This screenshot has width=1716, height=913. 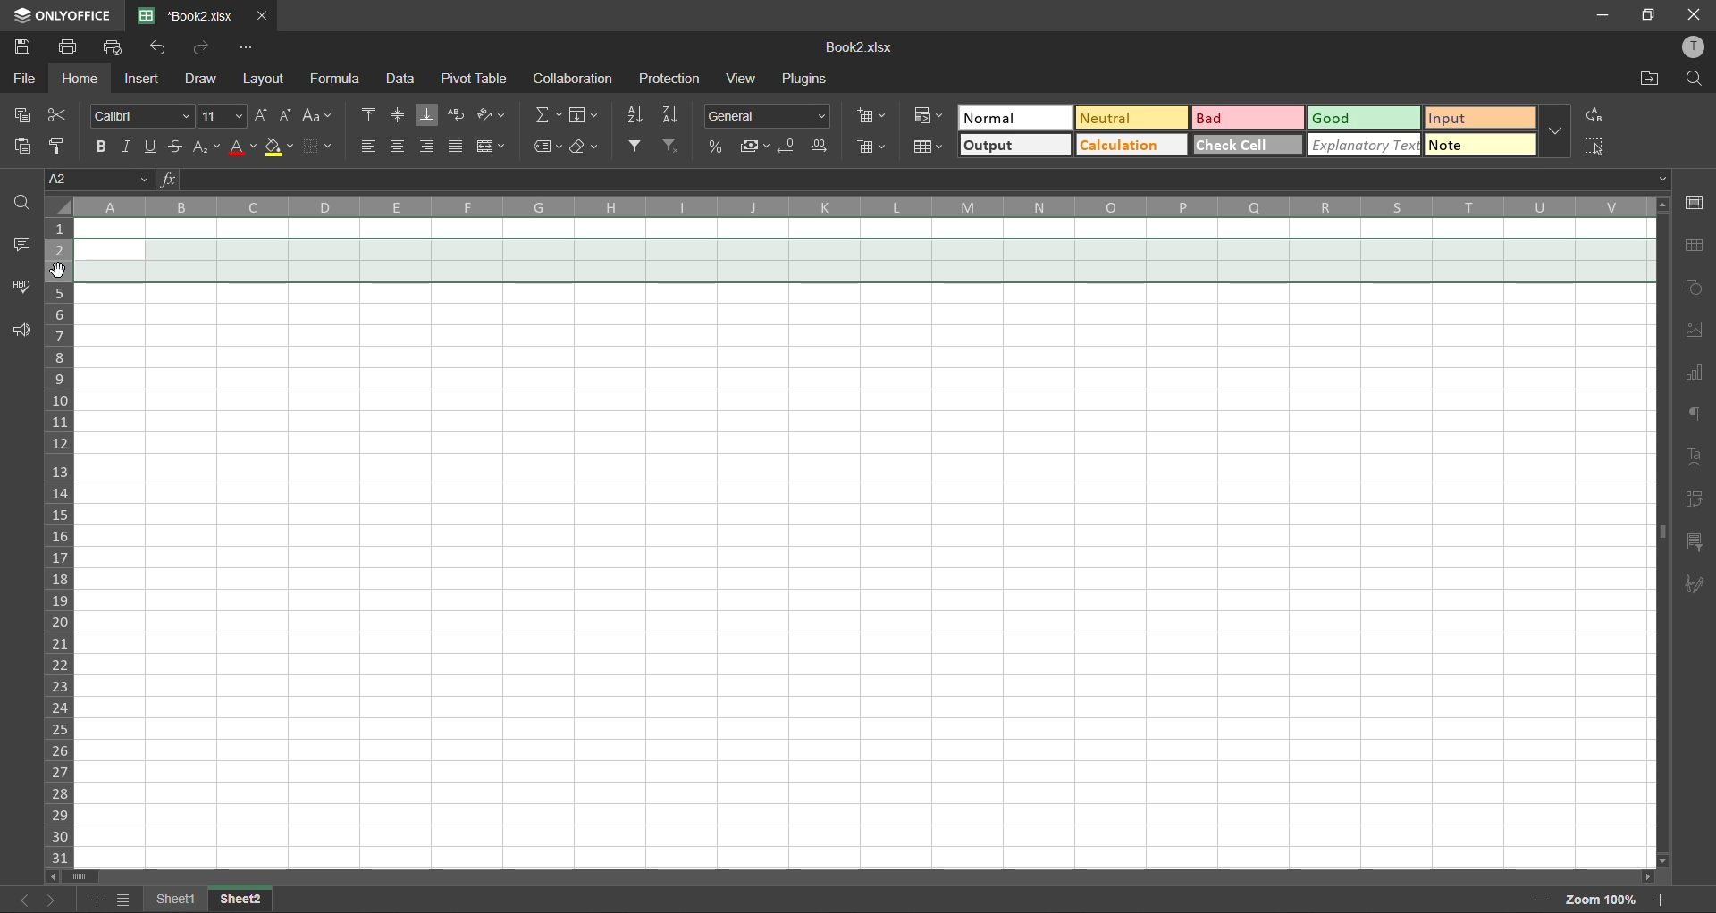 What do you see at coordinates (674, 79) in the screenshot?
I see `protection` at bounding box center [674, 79].